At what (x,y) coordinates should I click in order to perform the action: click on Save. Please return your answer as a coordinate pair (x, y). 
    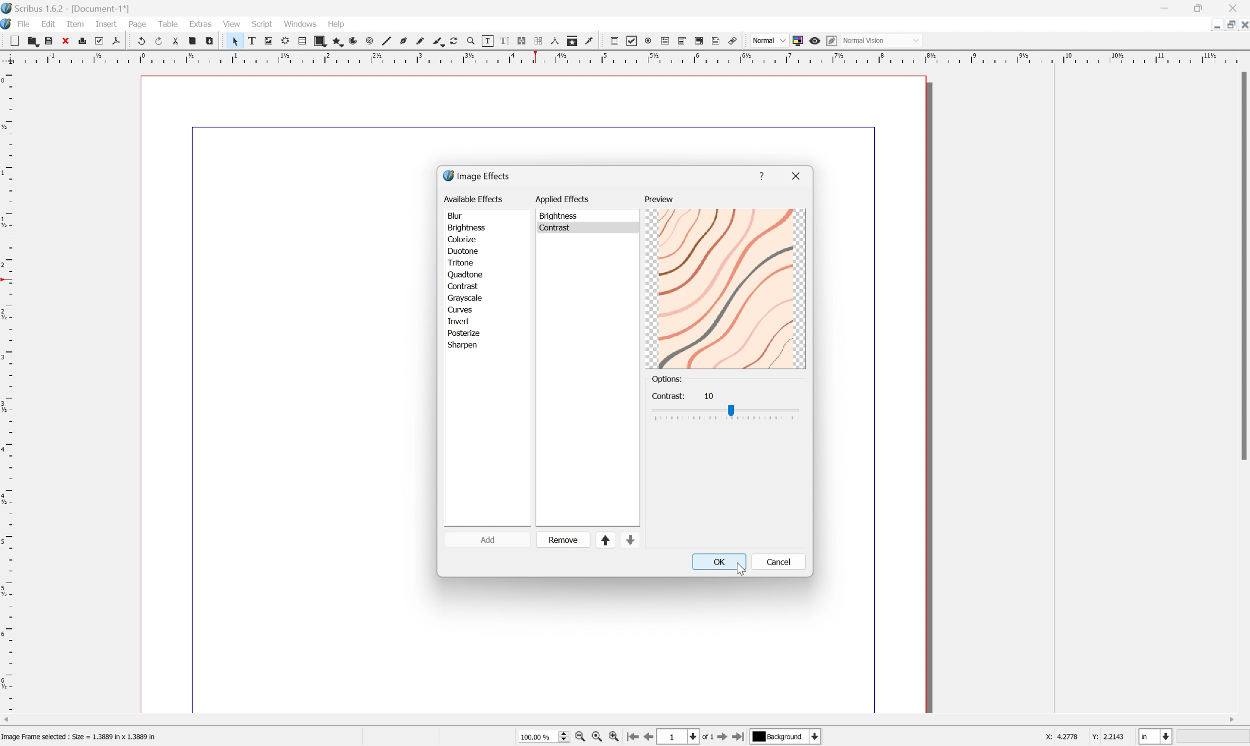
    Looking at the image, I should click on (50, 40).